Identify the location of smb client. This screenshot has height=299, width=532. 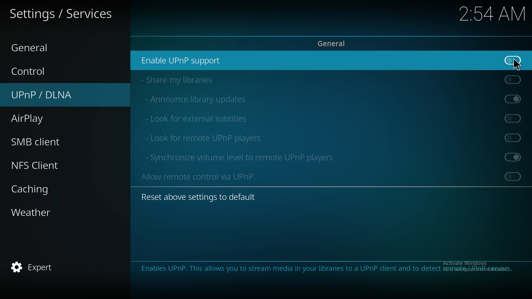
(44, 142).